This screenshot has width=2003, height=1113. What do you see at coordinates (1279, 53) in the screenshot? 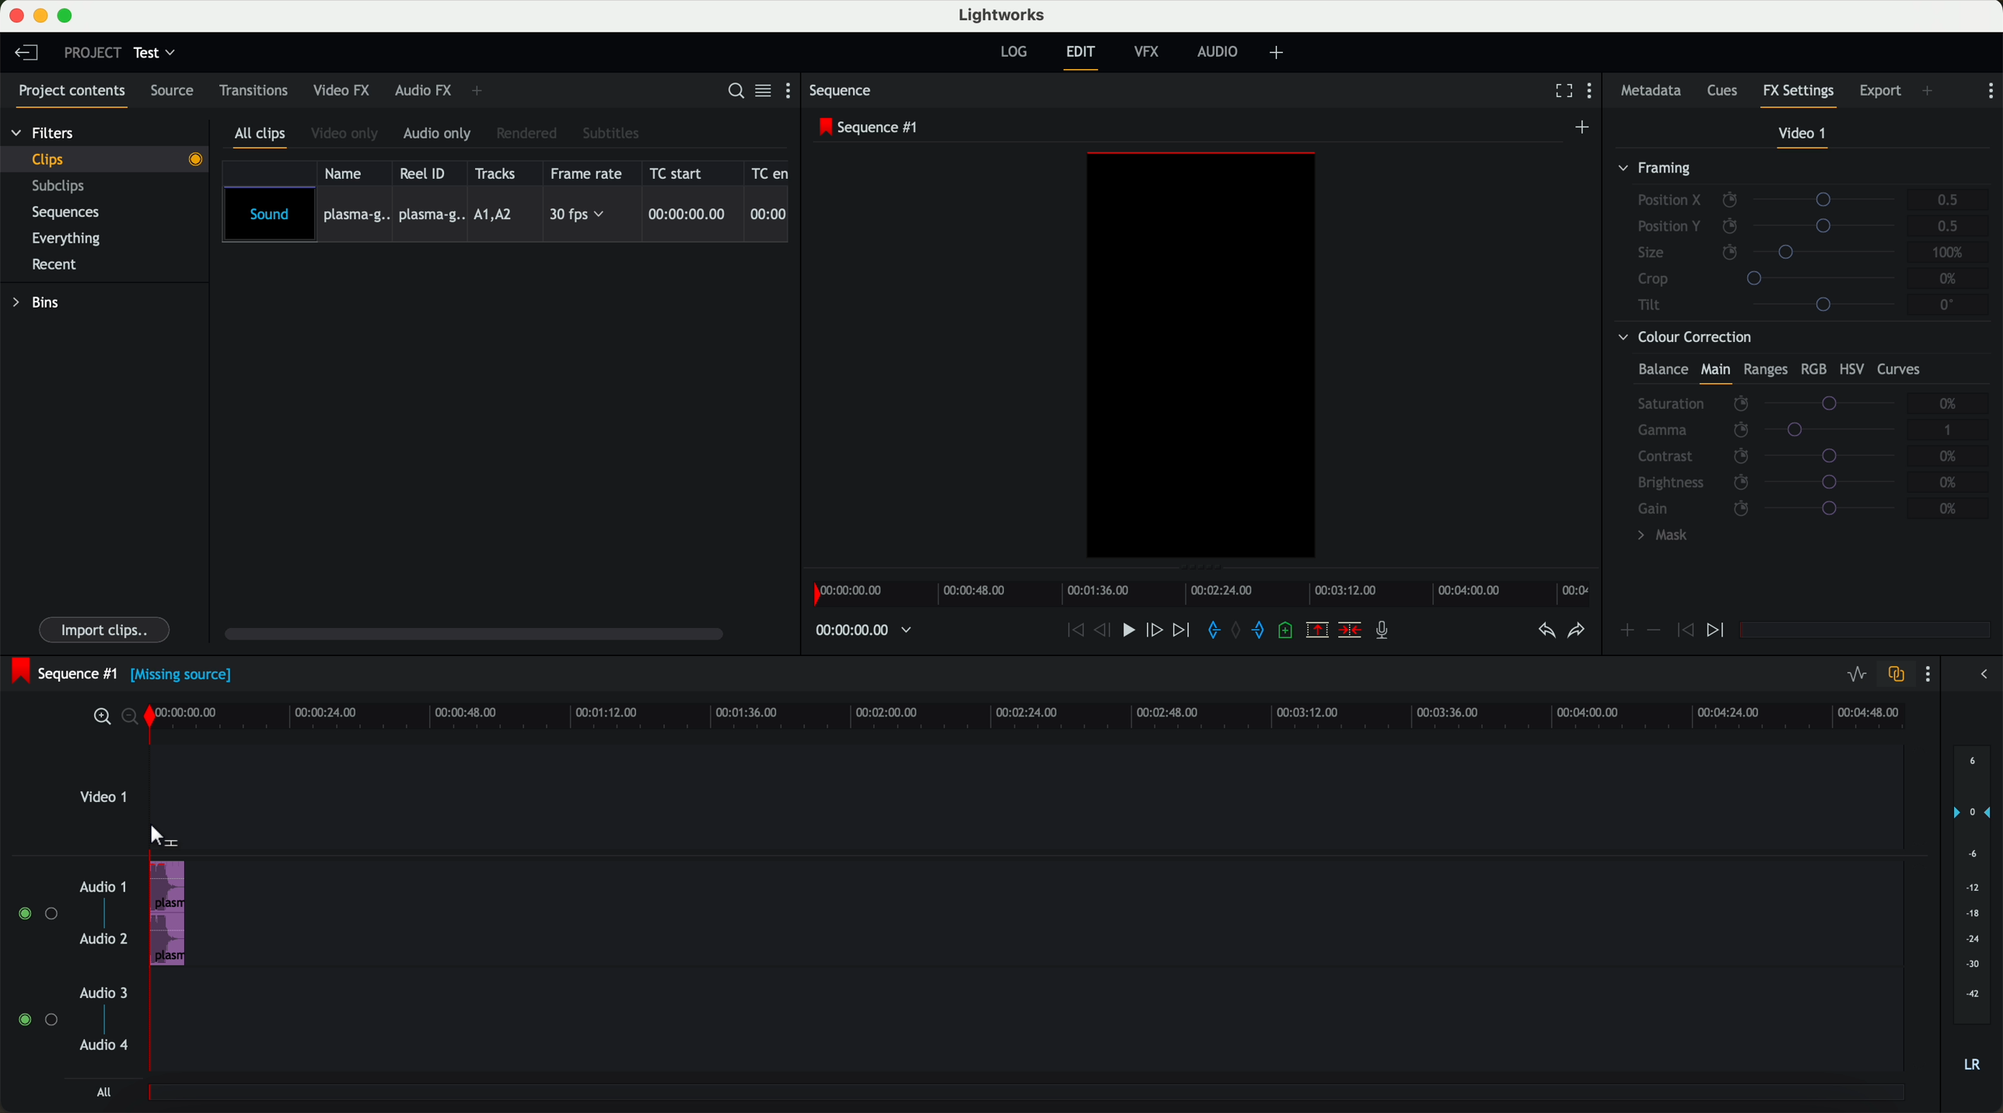
I see `add` at bounding box center [1279, 53].